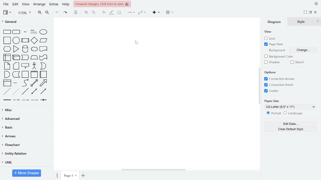 The width and height of the screenshot is (321, 180). Describe the element at coordinates (76, 12) in the screenshot. I see `delete` at that location.